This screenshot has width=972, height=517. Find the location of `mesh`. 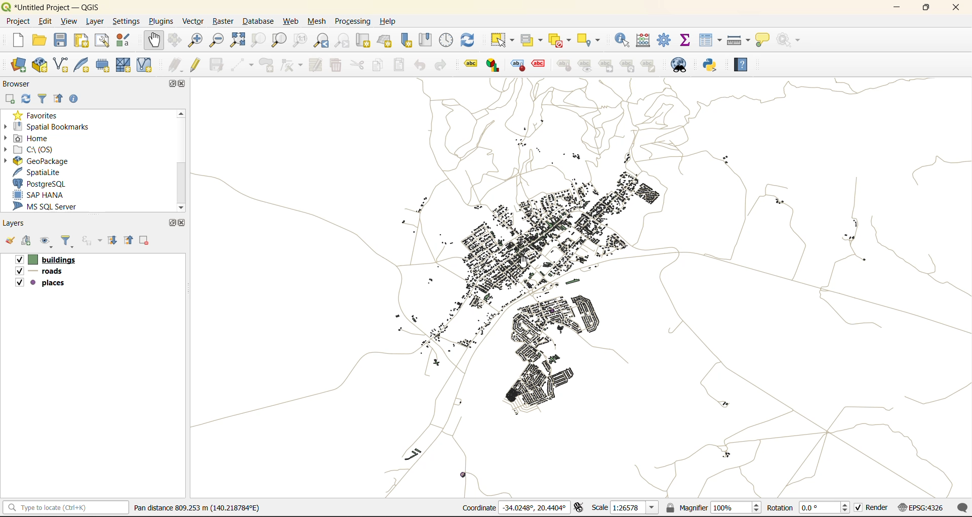

mesh is located at coordinates (319, 21).